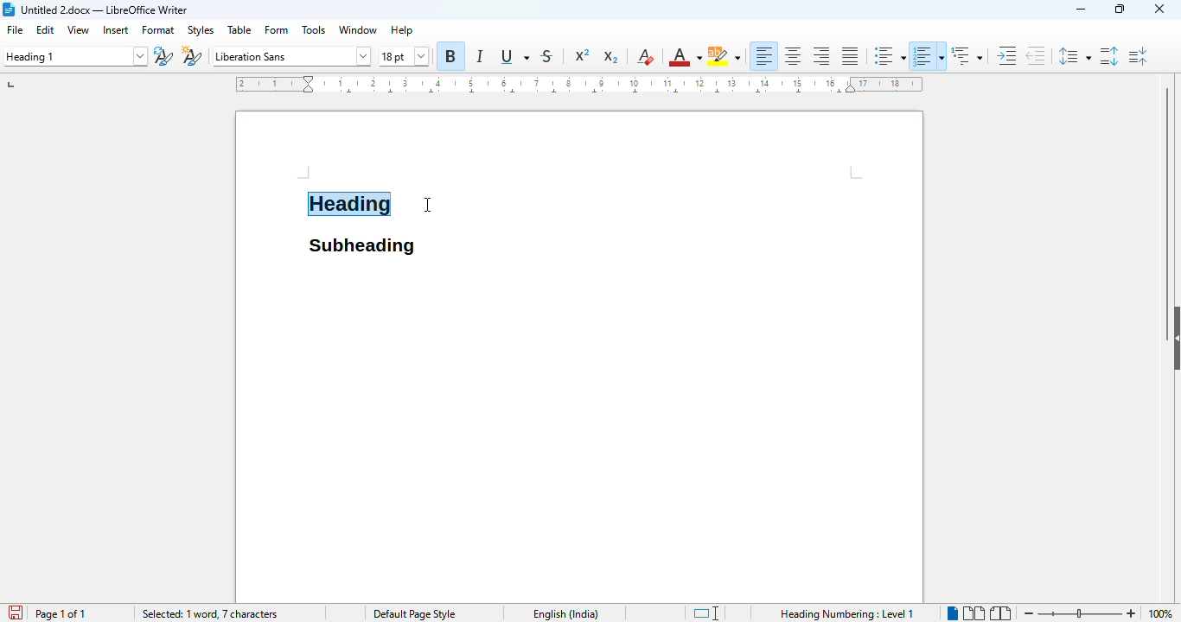 The height and width of the screenshot is (622, 1181). I want to click on minimize, so click(1082, 10).